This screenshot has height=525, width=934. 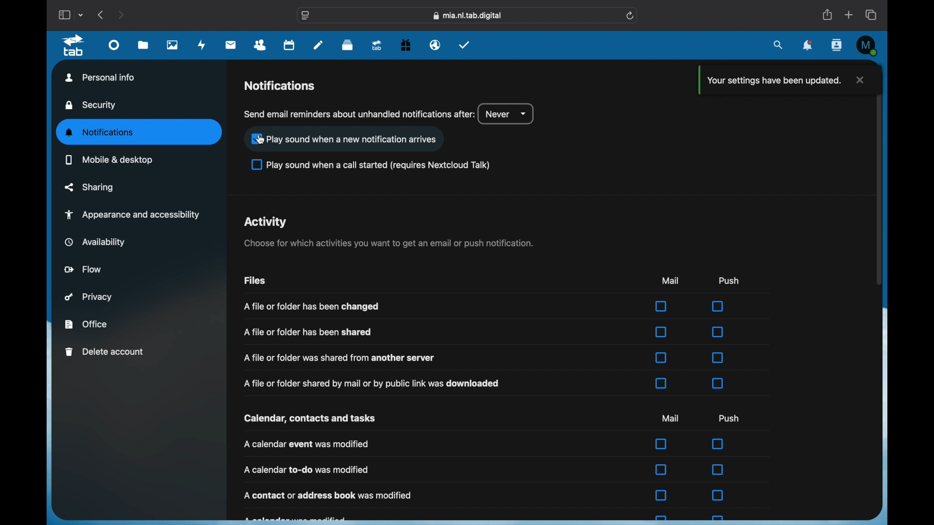 I want to click on checkbox, so click(x=662, y=358).